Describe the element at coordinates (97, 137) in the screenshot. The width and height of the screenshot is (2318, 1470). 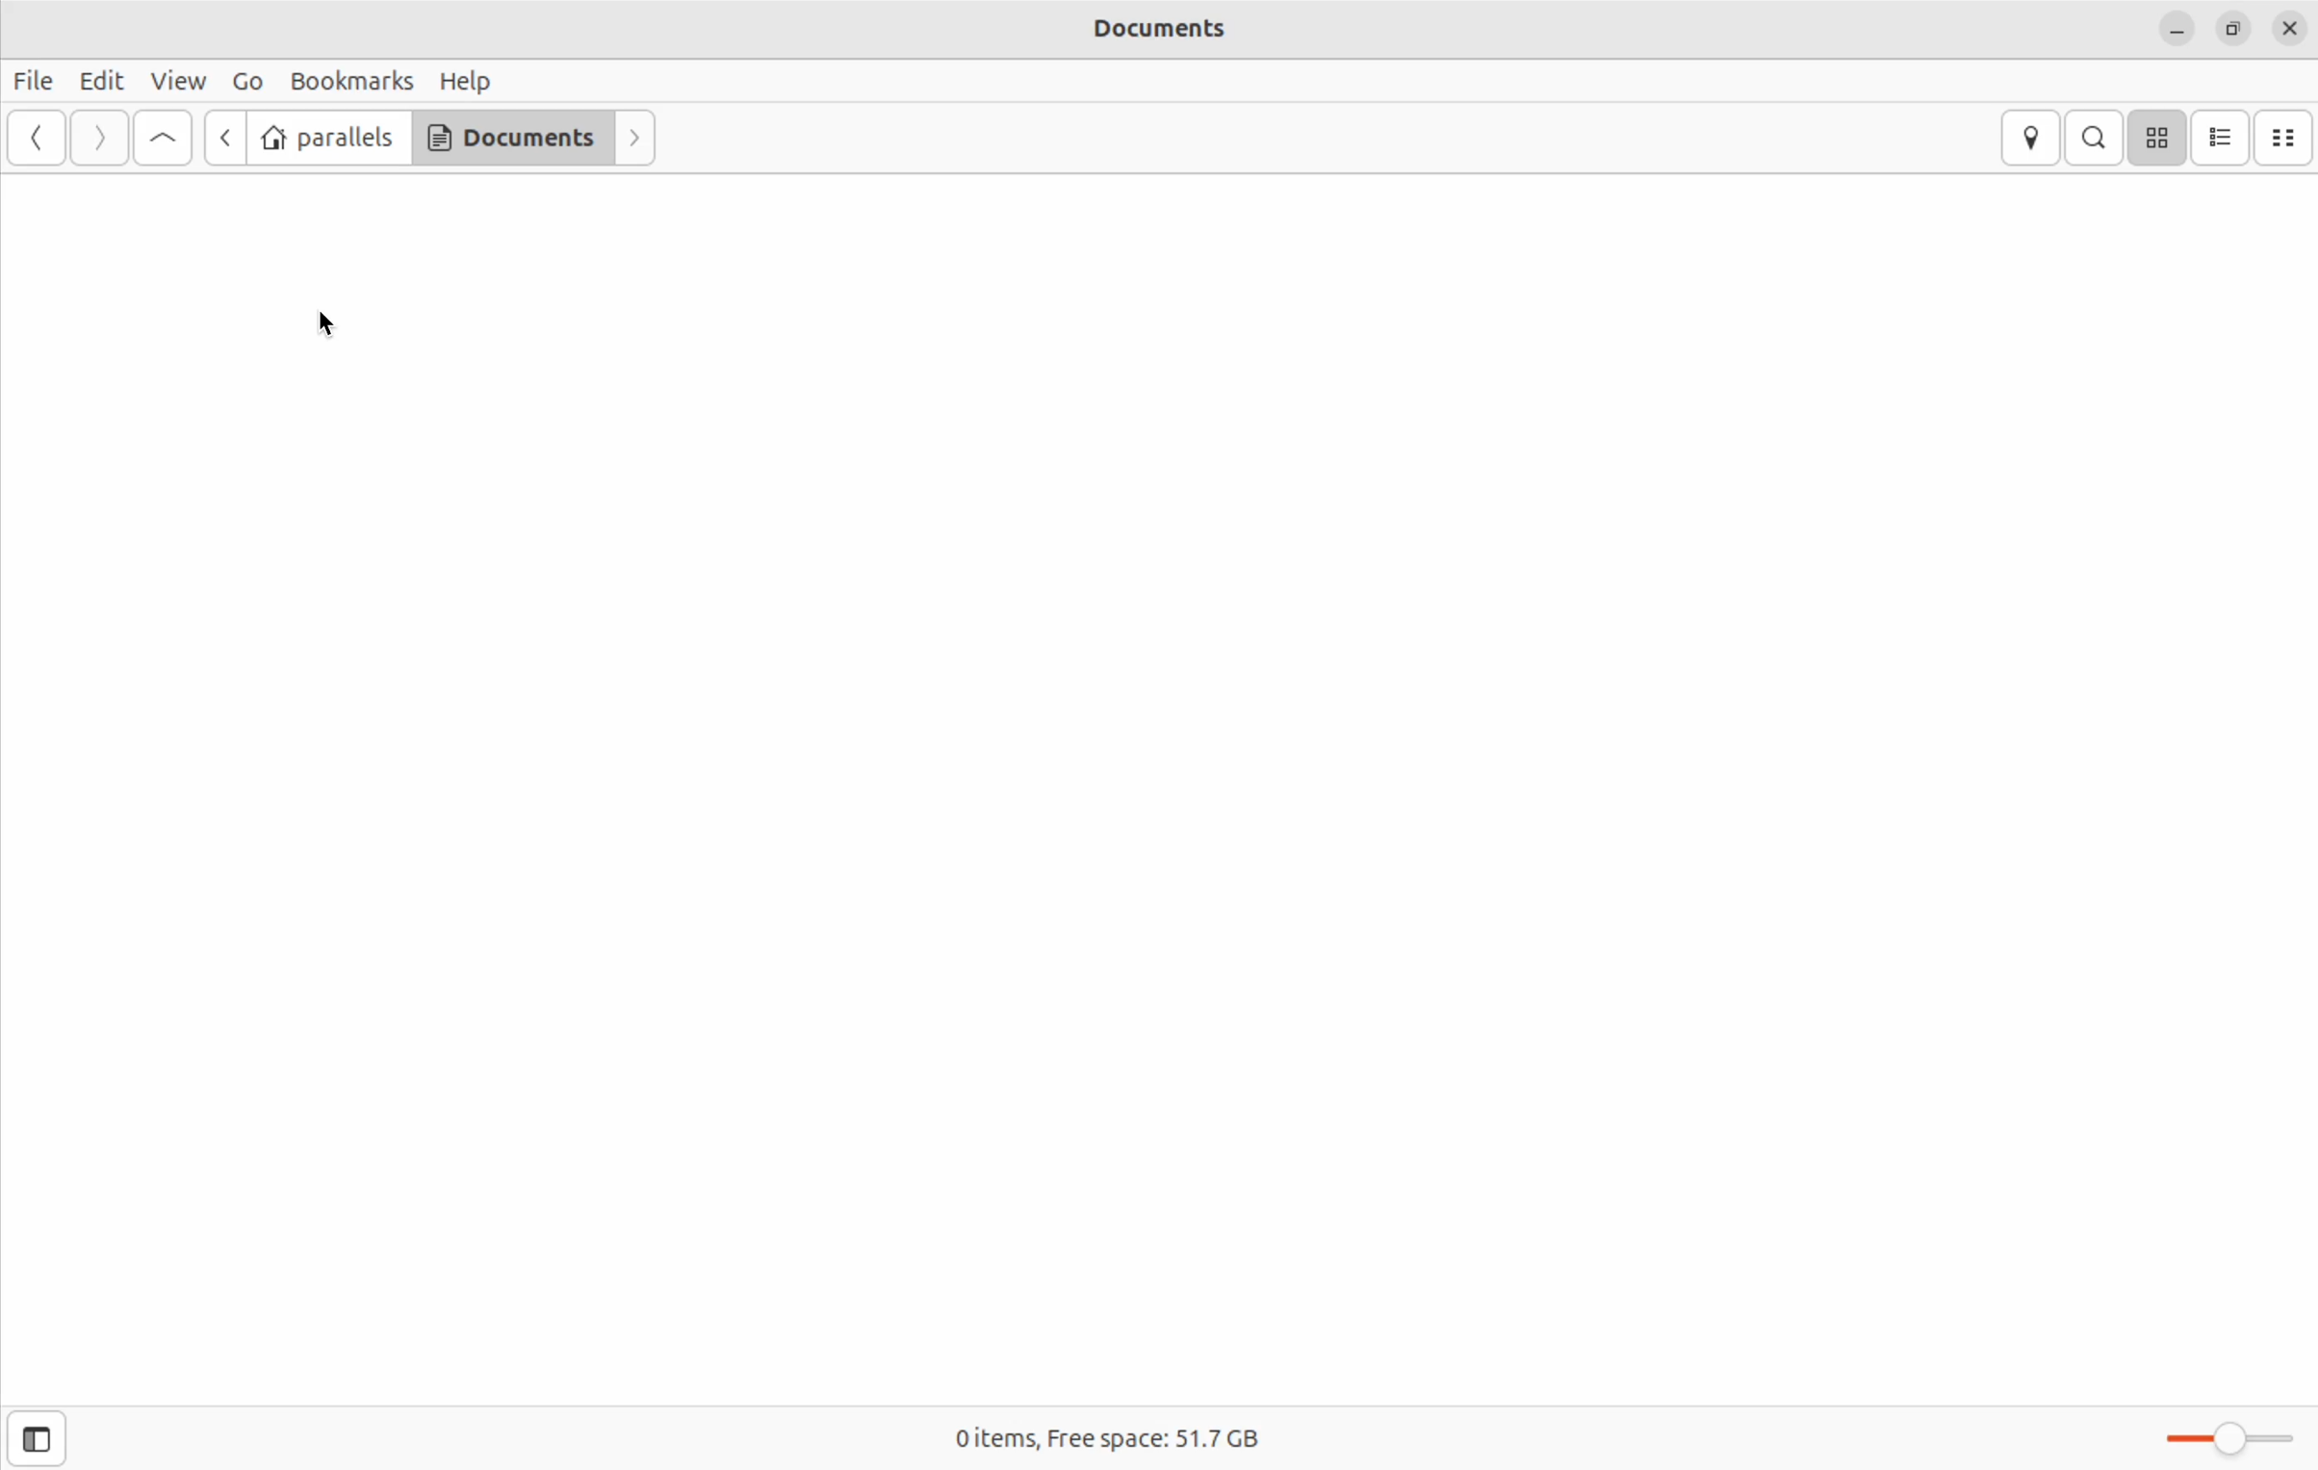
I see `forward` at that location.